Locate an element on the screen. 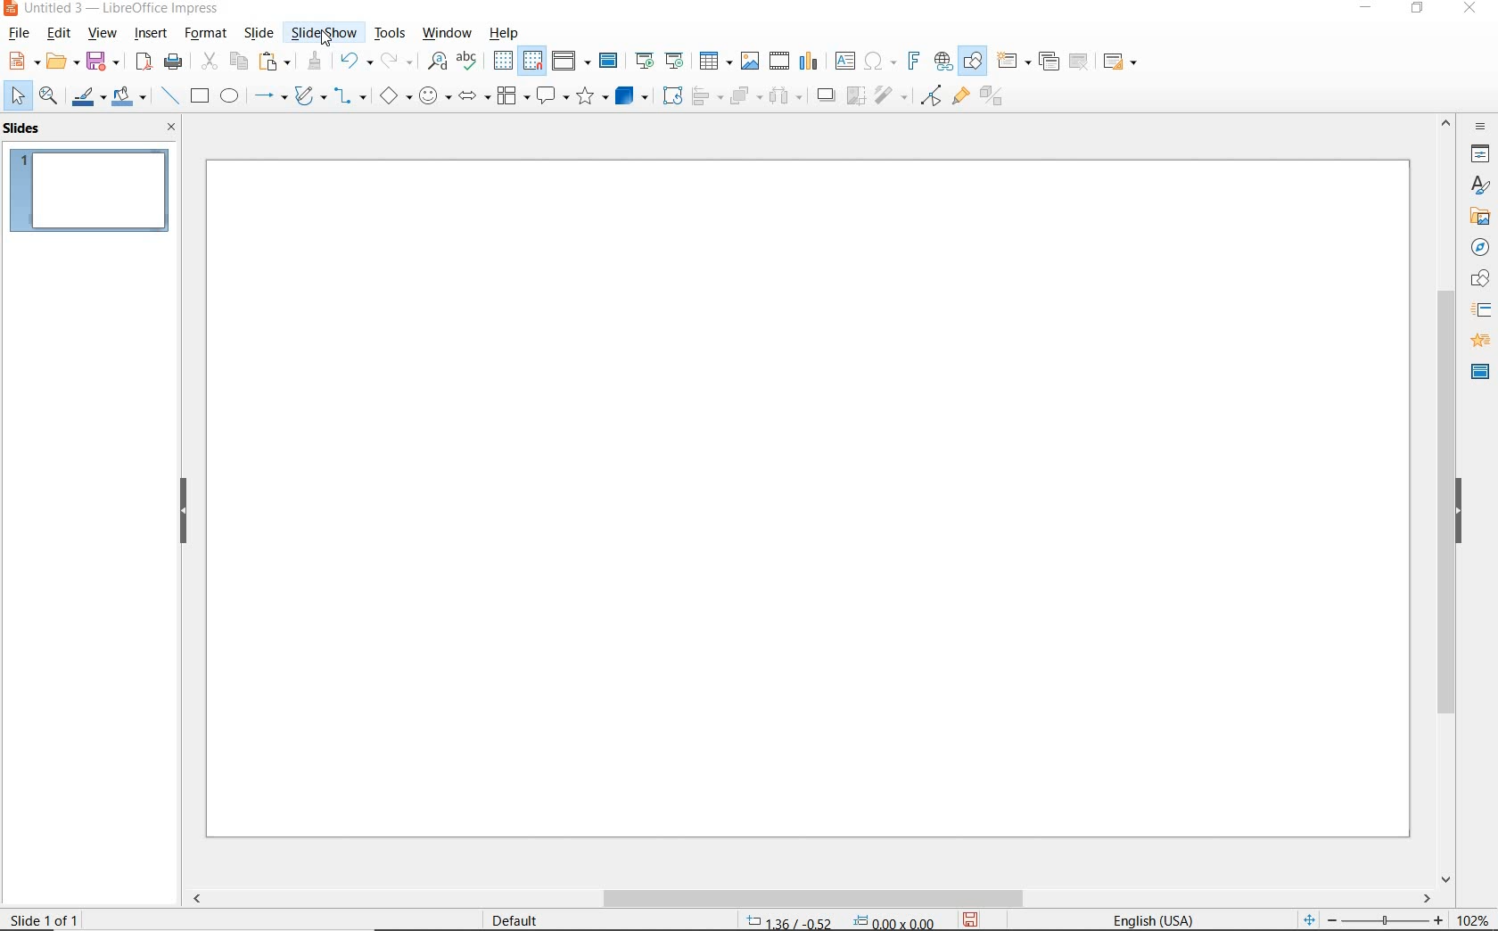  DELETE SLIDE is located at coordinates (1077, 61).